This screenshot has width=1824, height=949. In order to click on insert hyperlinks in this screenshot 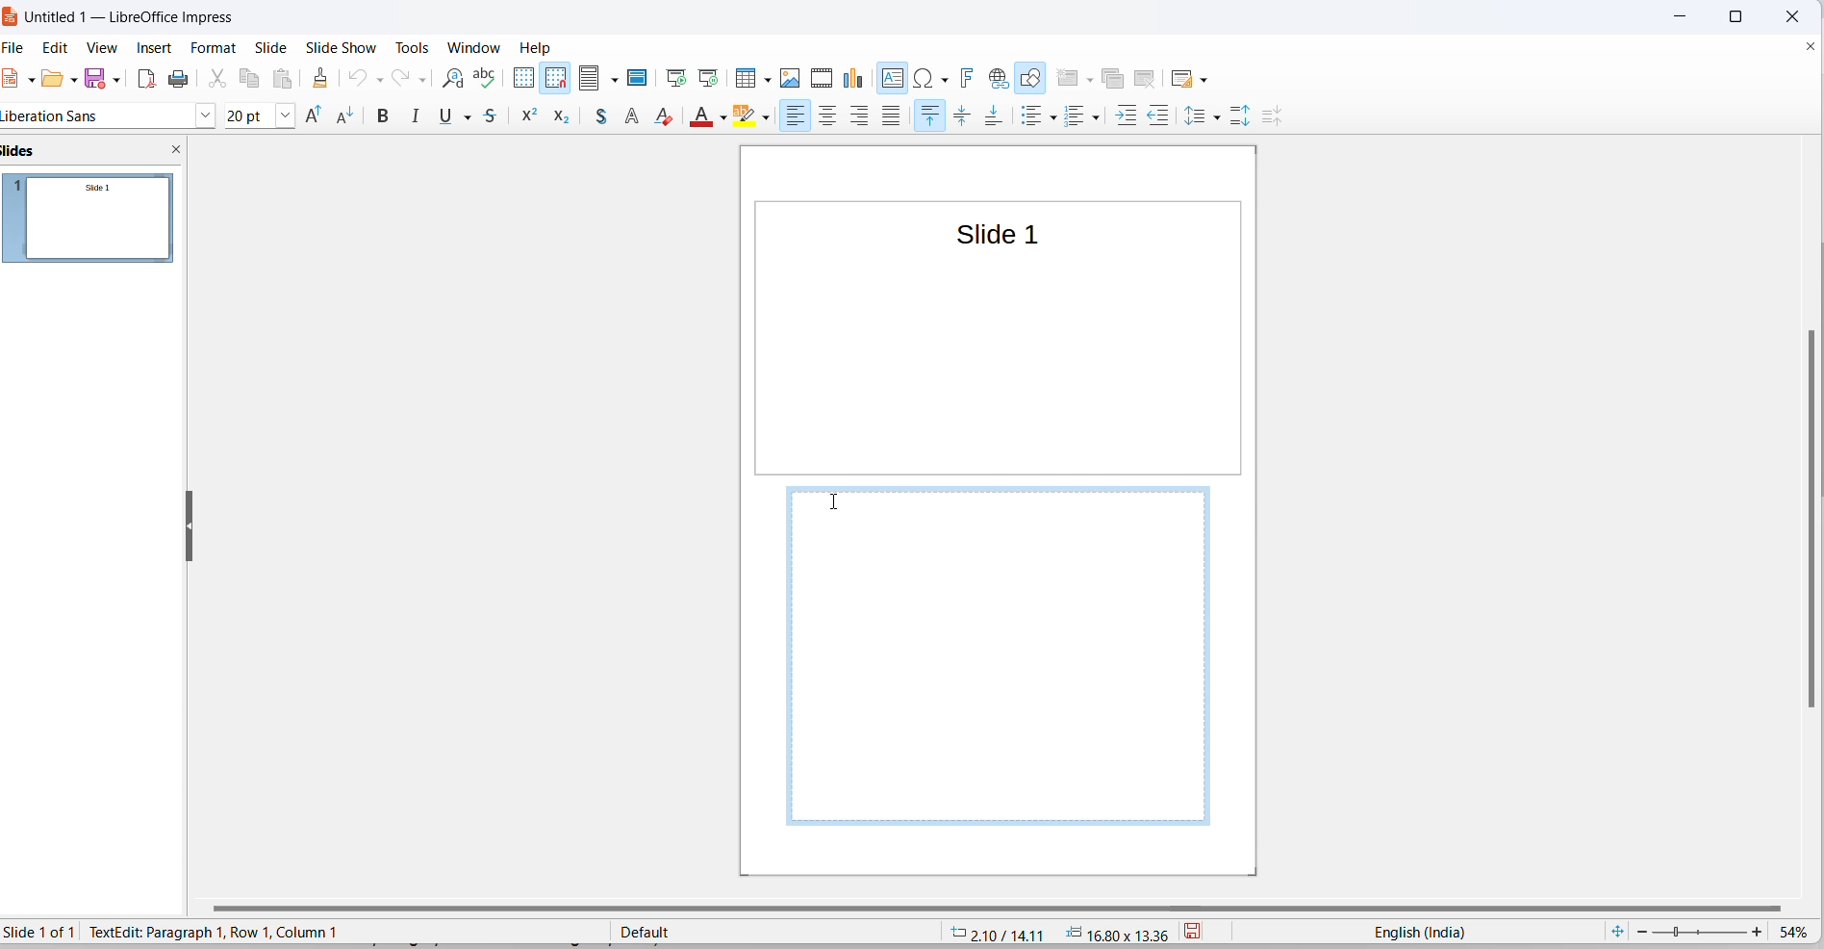, I will do `click(1000, 77)`.